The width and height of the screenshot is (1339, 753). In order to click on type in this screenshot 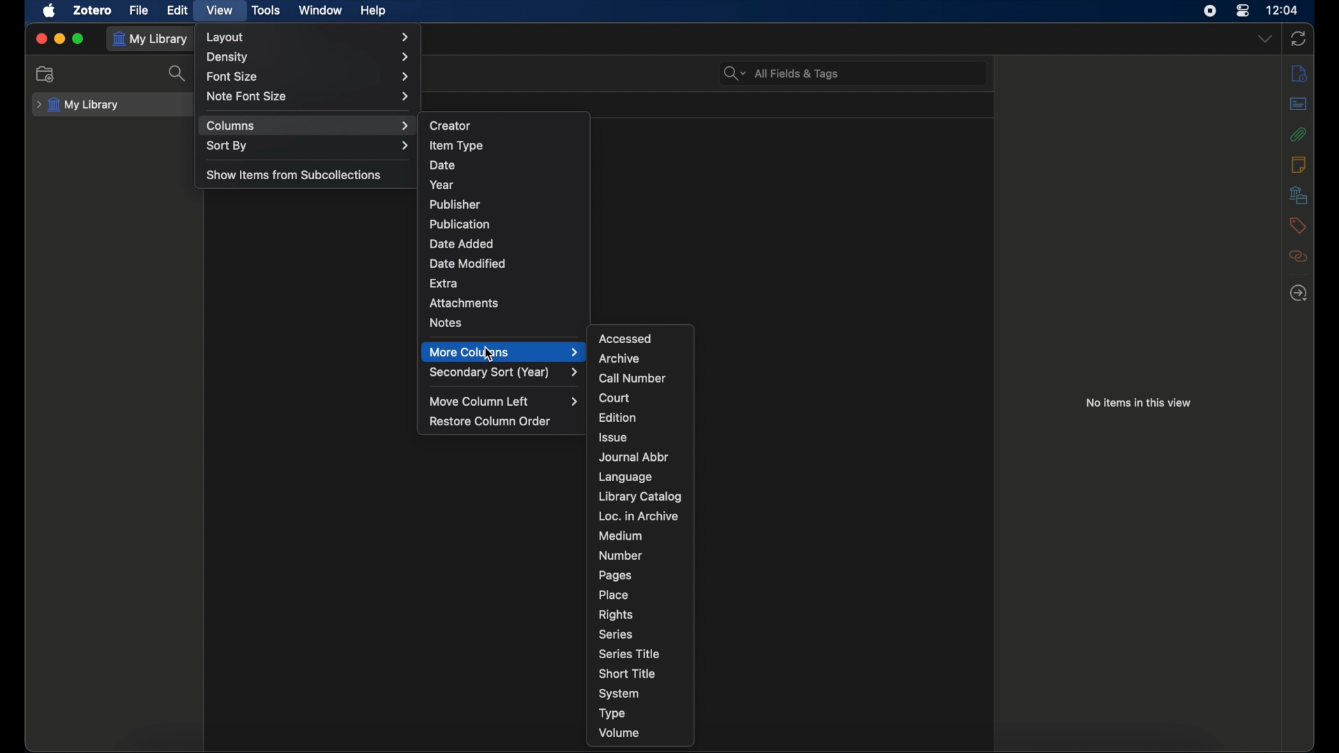, I will do `click(612, 715)`.